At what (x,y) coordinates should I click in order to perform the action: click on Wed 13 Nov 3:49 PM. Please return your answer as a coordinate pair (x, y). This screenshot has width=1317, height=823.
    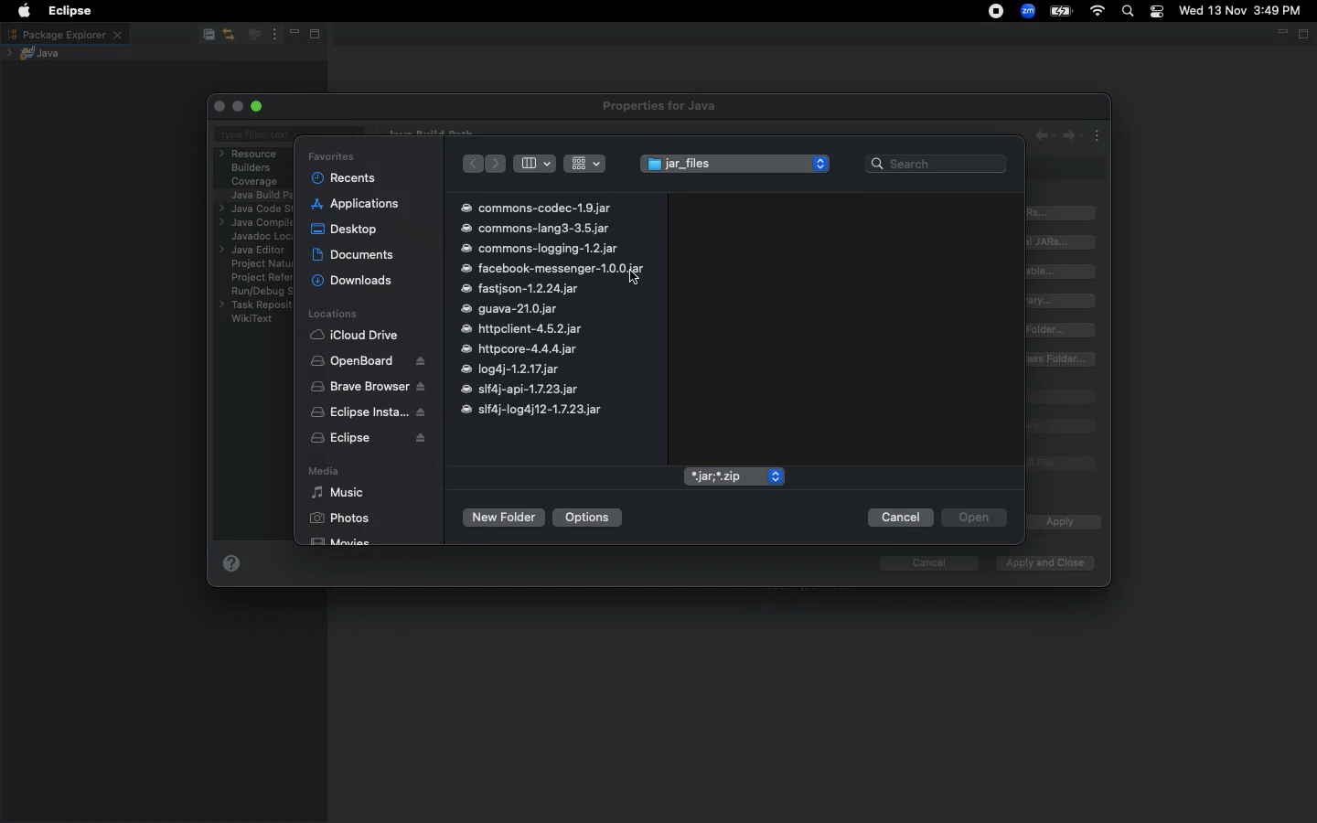
    Looking at the image, I should click on (1241, 9).